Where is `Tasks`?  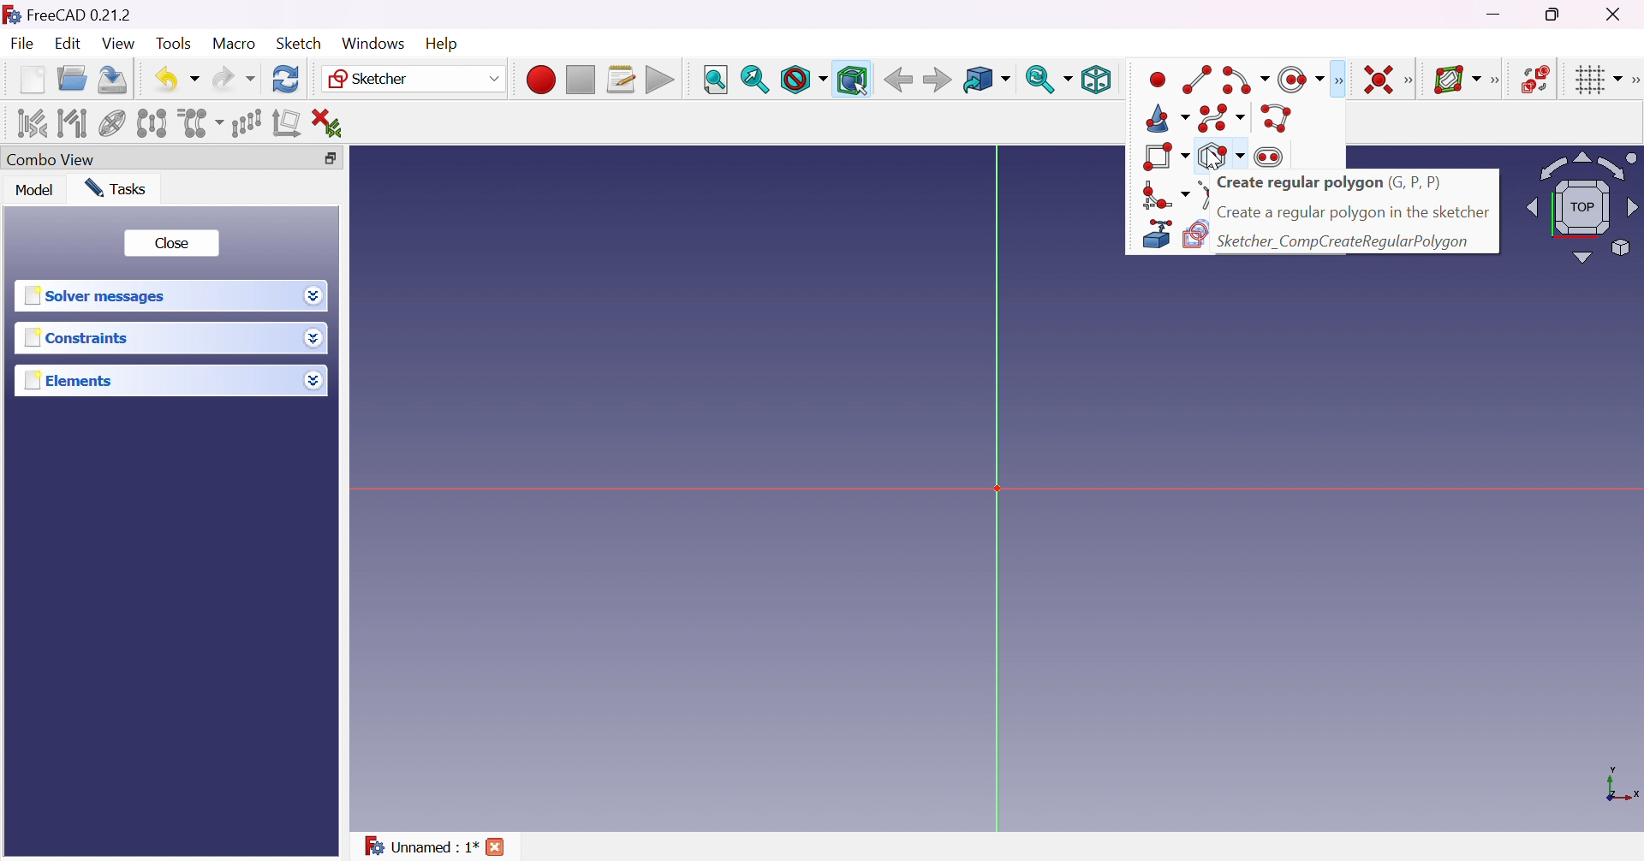 Tasks is located at coordinates (119, 189).